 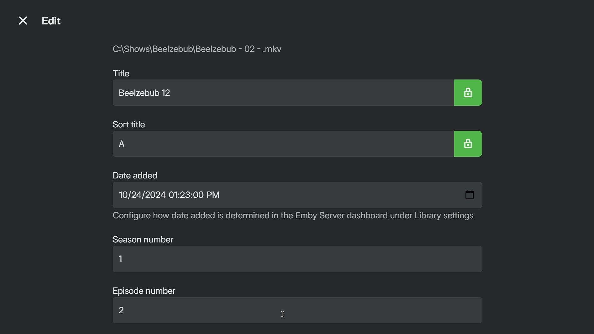 What do you see at coordinates (293, 218) in the screenshot?
I see `Configure how date added is determined` at bounding box center [293, 218].